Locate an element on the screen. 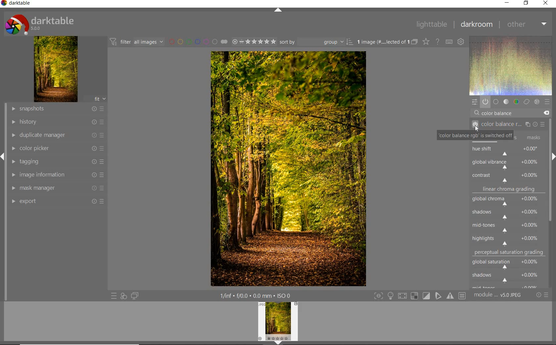  define keyboard shortcut is located at coordinates (449, 42).